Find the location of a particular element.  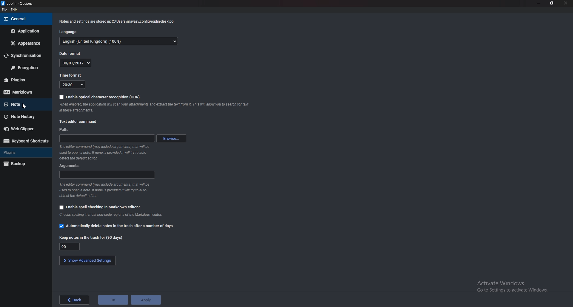

back is located at coordinates (75, 299).